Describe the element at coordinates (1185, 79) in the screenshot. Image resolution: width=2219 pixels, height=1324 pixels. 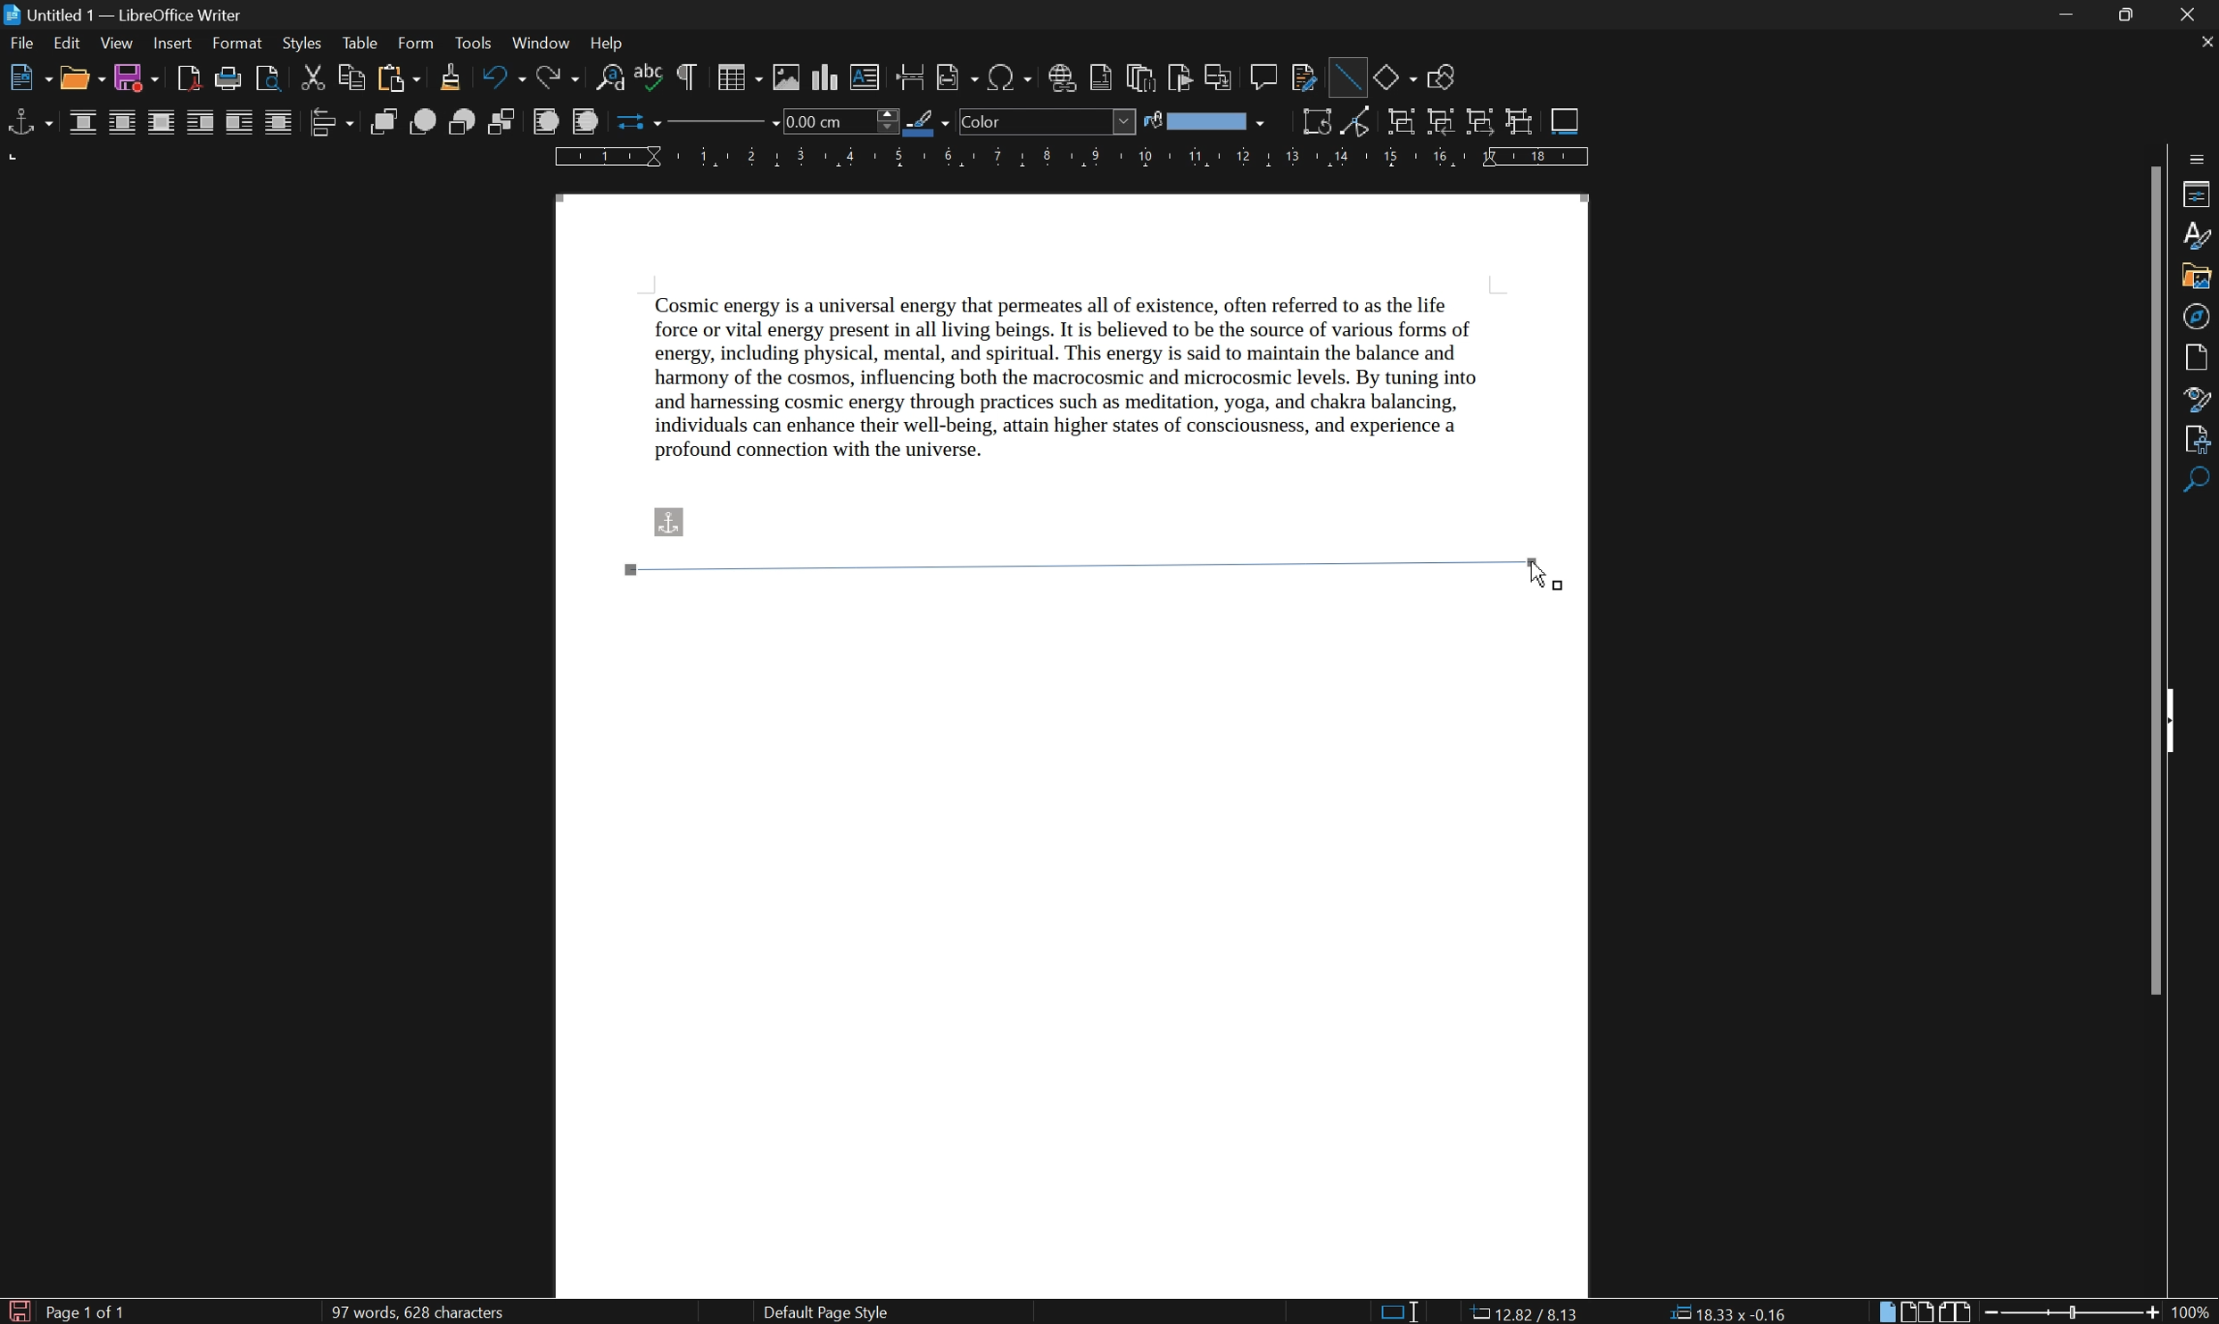
I see `insert bookmark` at that location.